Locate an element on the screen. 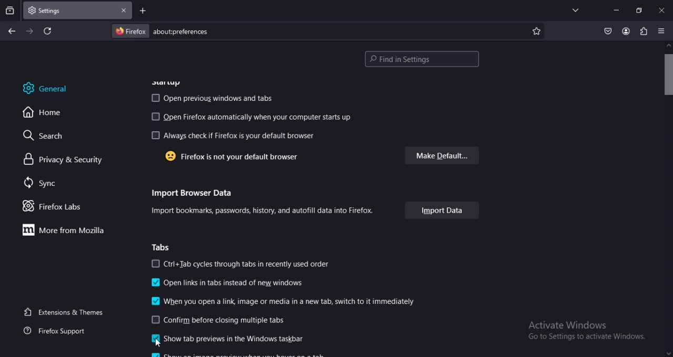 This screenshot has height=357, width=673. minmize is located at coordinates (615, 9).